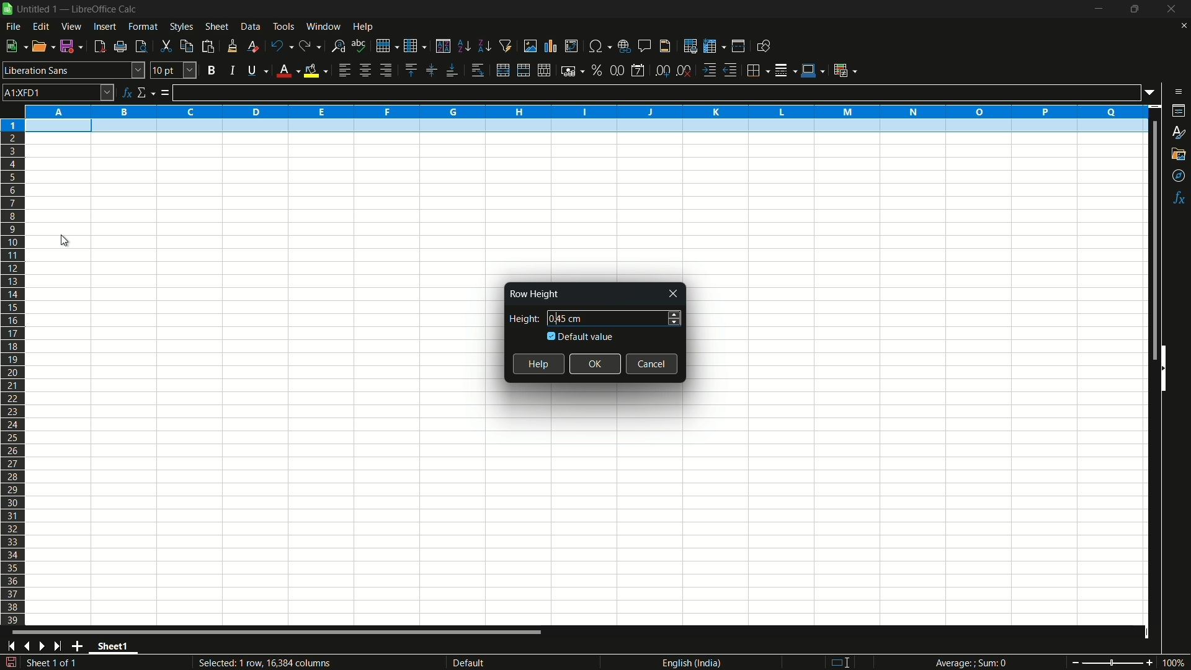 The height and width of the screenshot is (670, 1191). I want to click on rows, so click(13, 372).